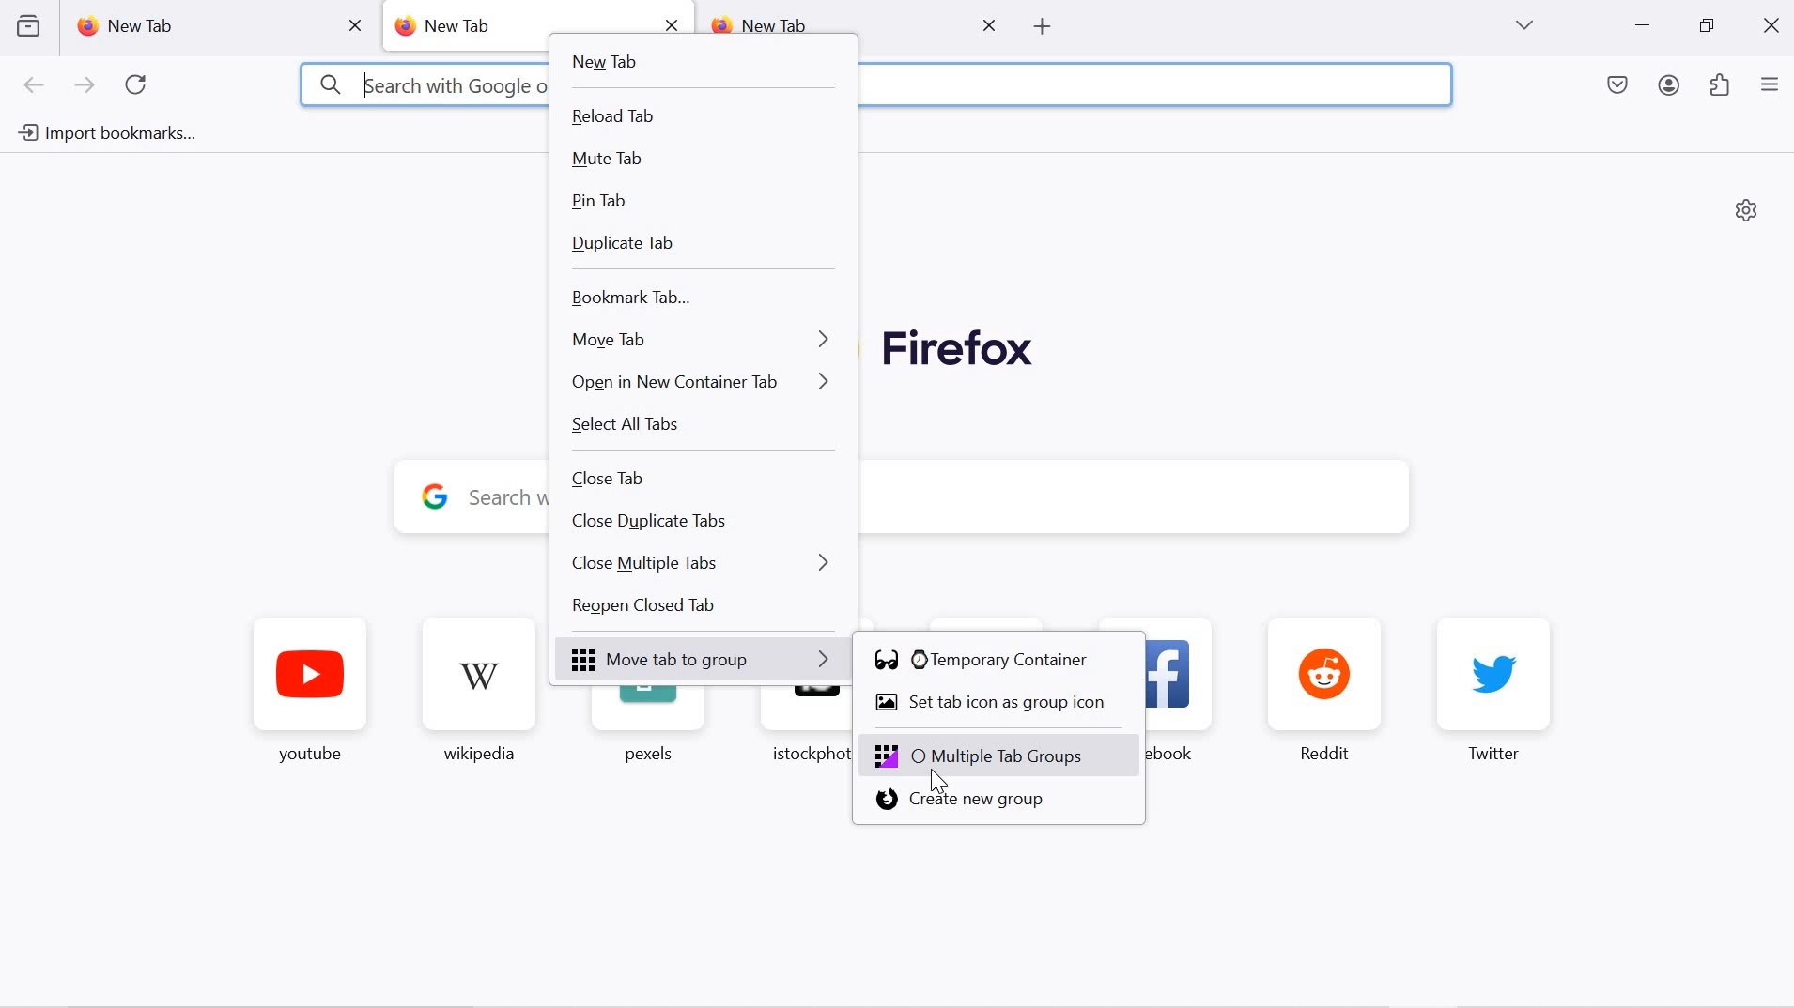 The image size is (1794, 1008). I want to click on close, so click(1774, 23).